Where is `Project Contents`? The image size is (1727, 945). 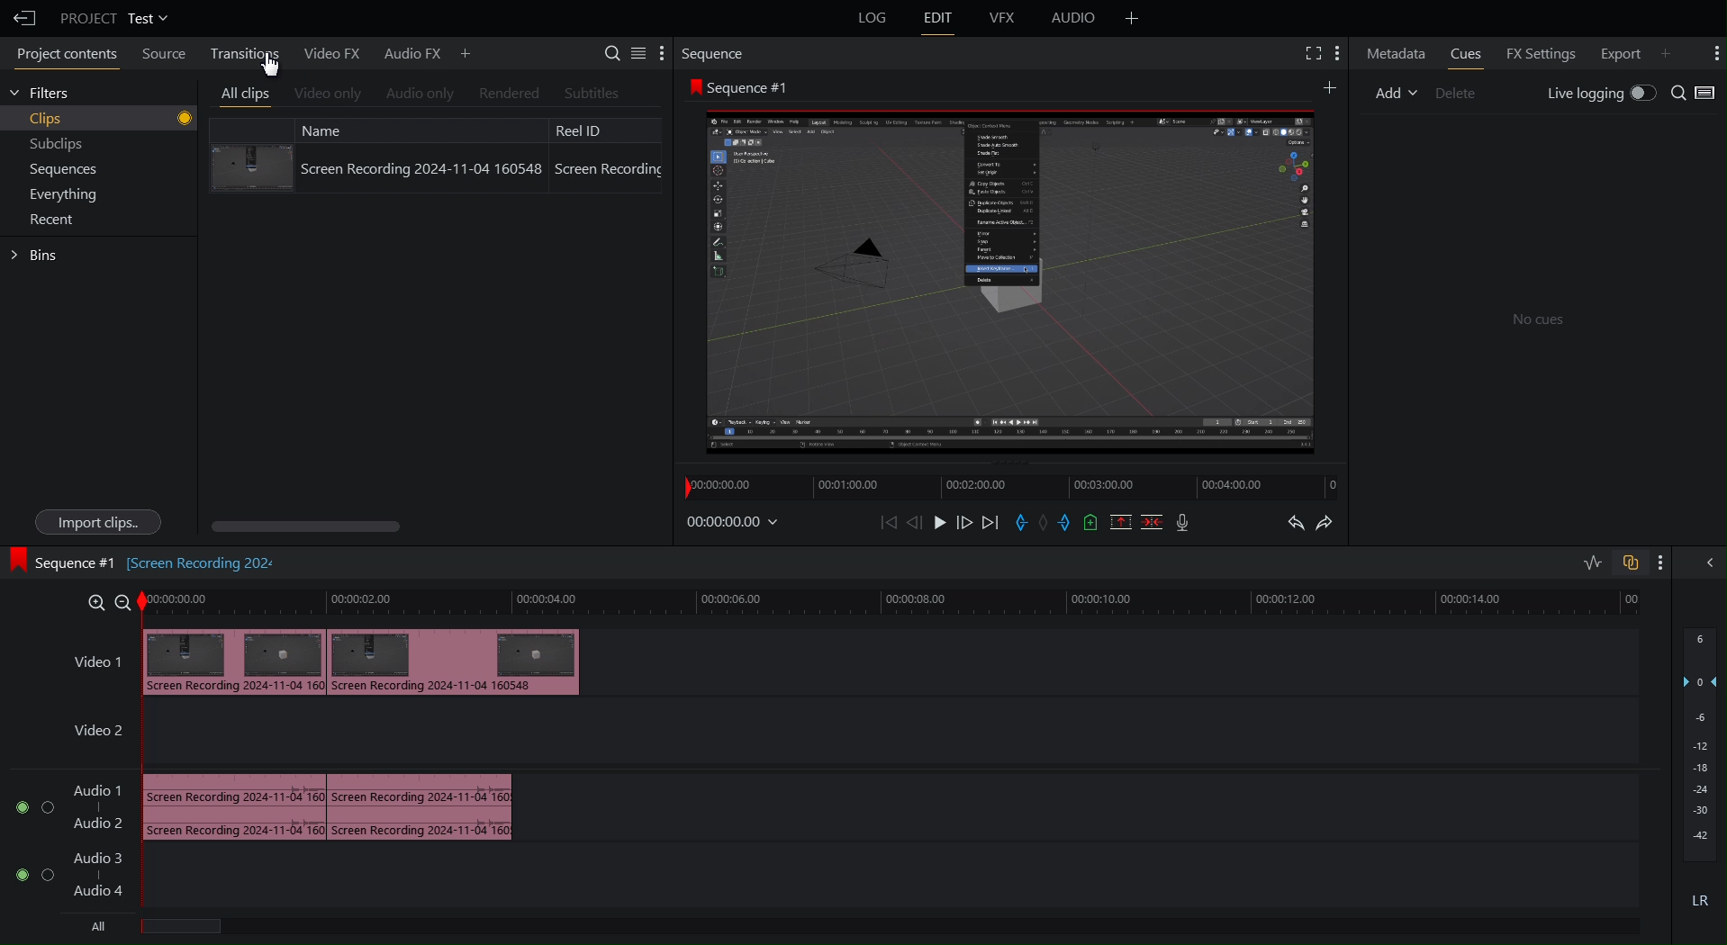
Project Contents is located at coordinates (64, 55).